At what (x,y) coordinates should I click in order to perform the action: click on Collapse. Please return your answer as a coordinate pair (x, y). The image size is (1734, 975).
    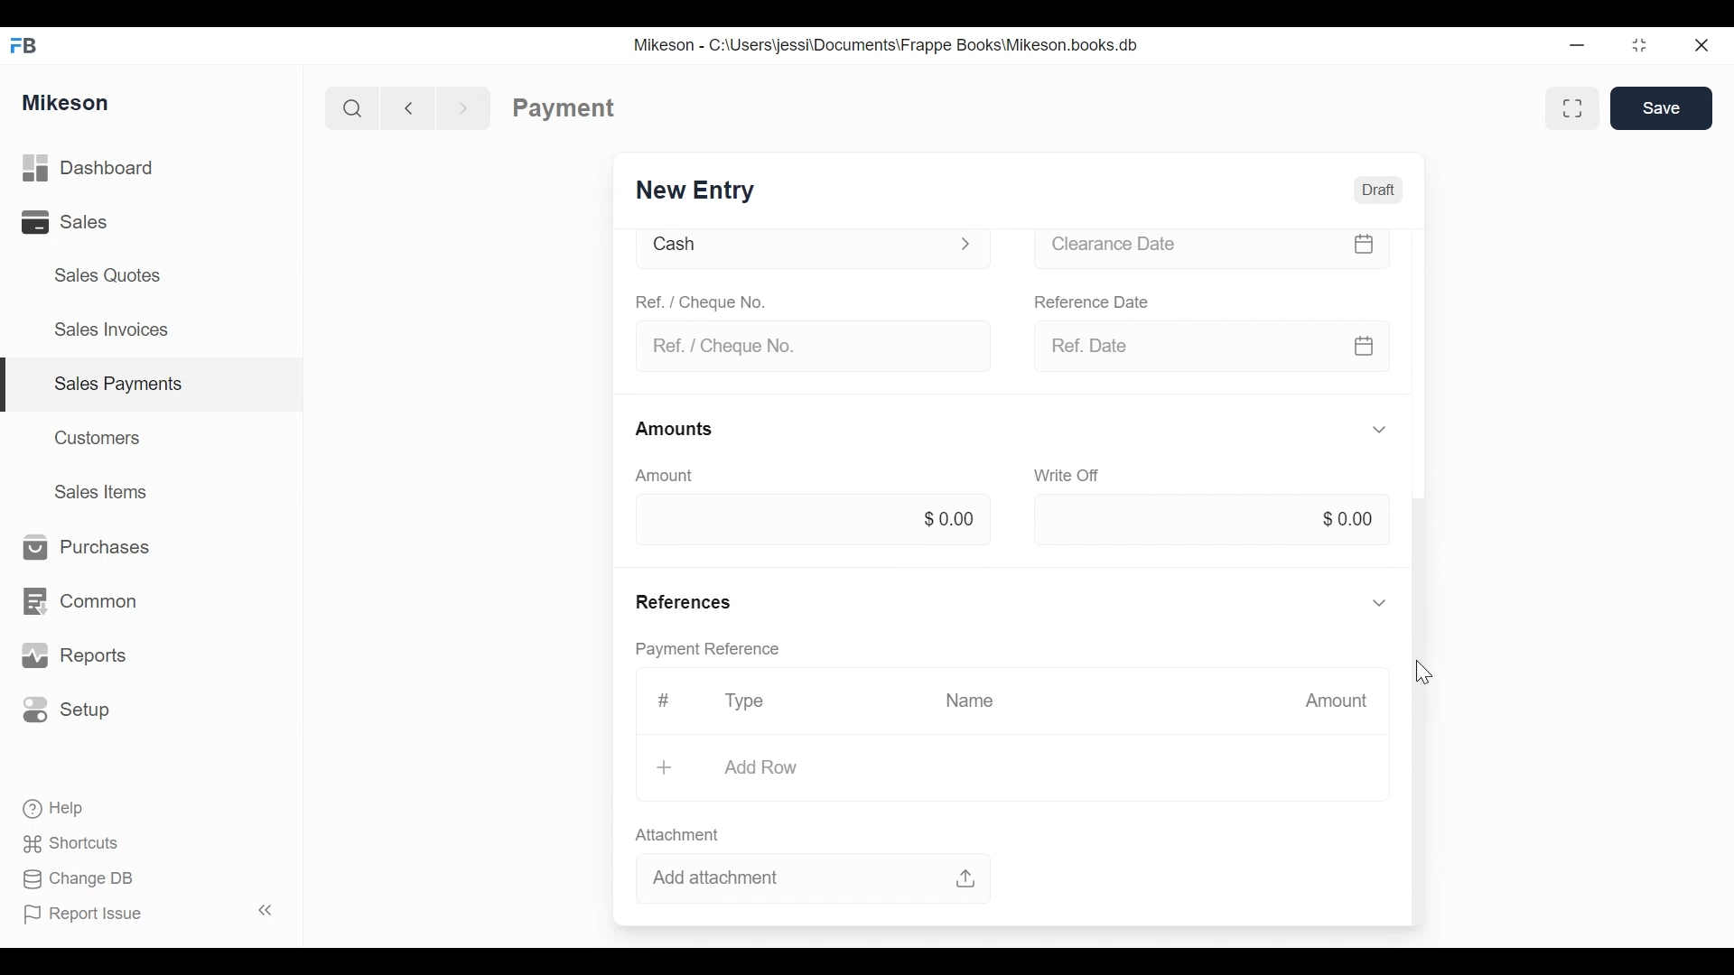
    Looking at the image, I should click on (269, 912).